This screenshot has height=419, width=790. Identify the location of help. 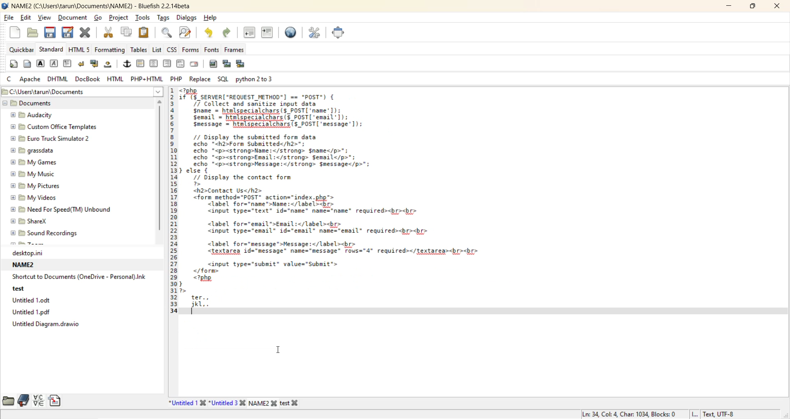
(212, 18).